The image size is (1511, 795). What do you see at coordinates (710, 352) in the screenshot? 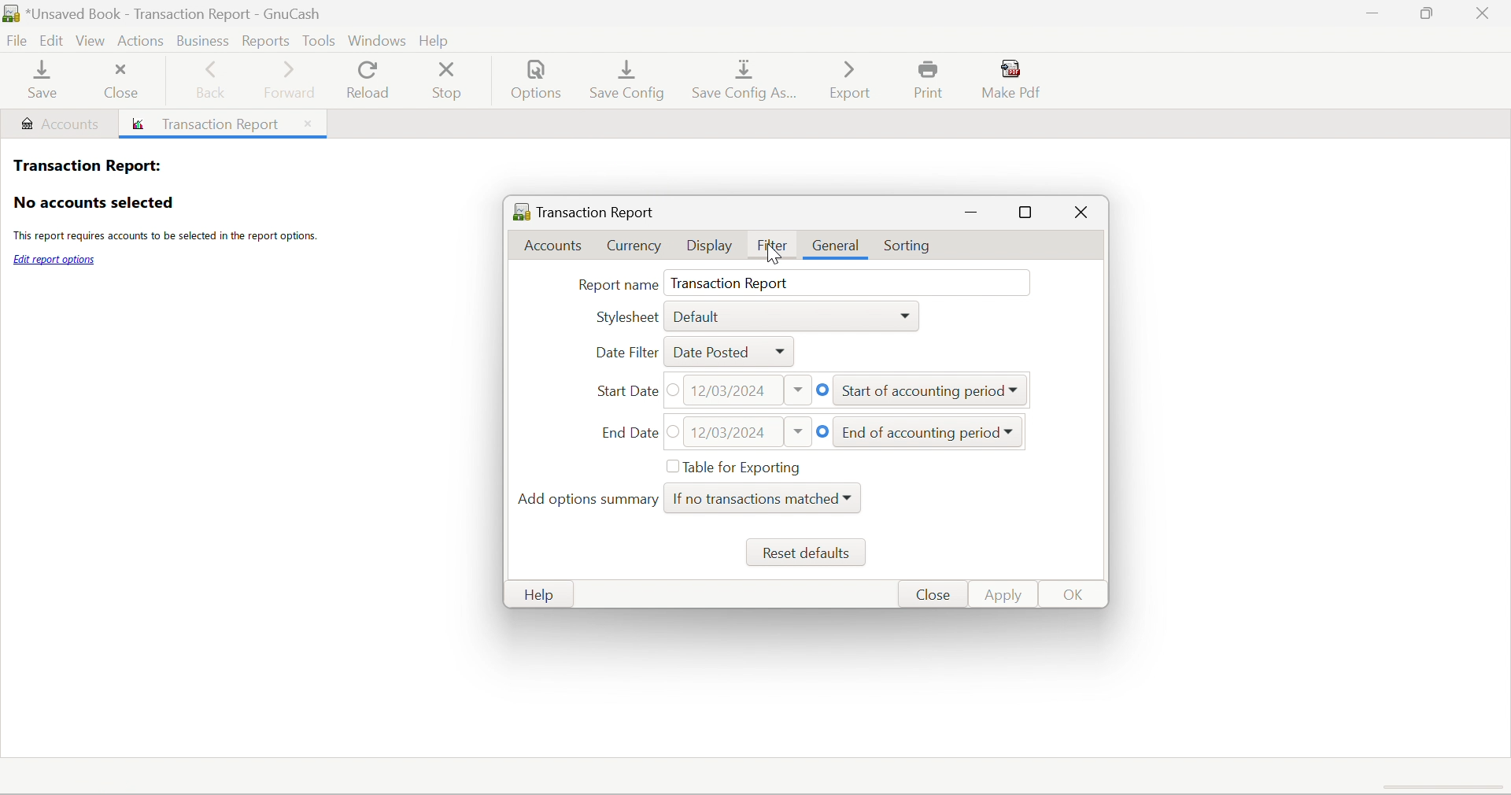
I see `Date Posted` at bounding box center [710, 352].